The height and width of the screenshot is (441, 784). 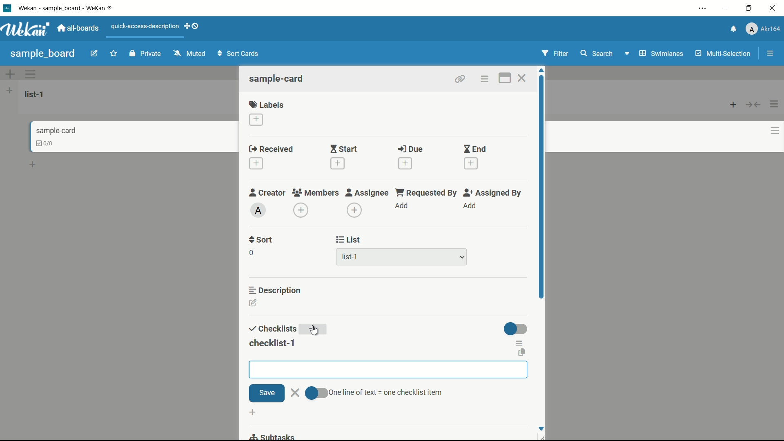 What do you see at coordinates (45, 143) in the screenshot?
I see `cklist` at bounding box center [45, 143].